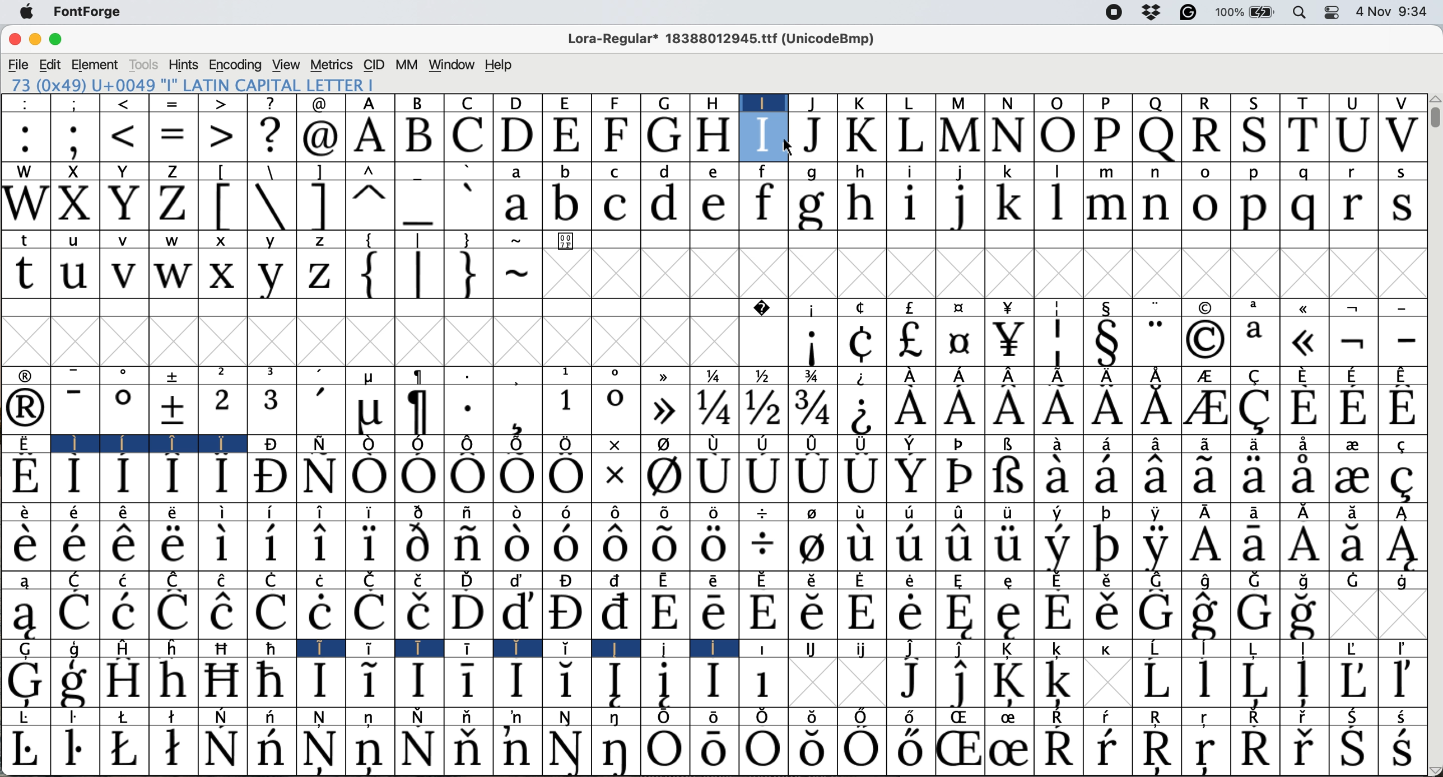 This screenshot has height=777, width=1443. What do you see at coordinates (125, 748) in the screenshot?
I see `Symbol` at bounding box center [125, 748].